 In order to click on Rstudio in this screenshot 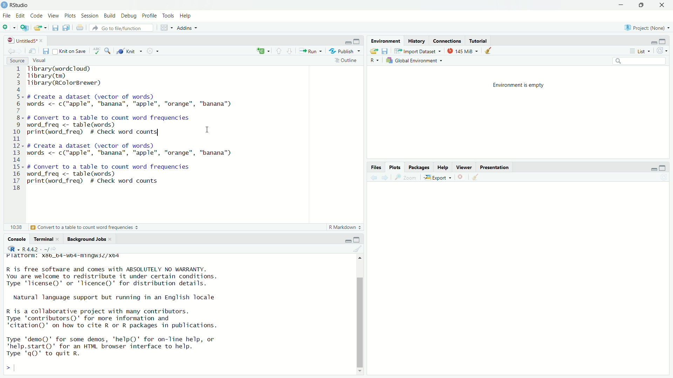, I will do `click(16, 5)`.